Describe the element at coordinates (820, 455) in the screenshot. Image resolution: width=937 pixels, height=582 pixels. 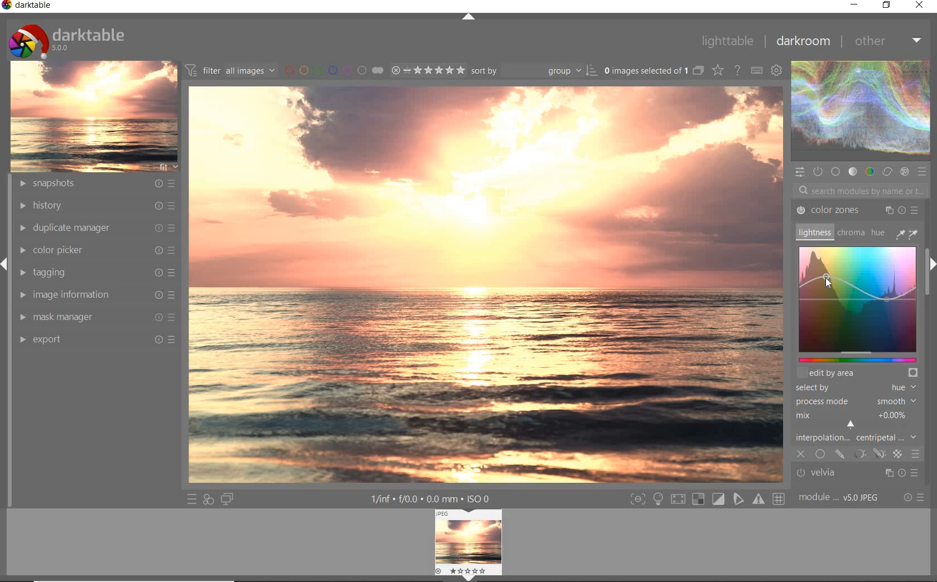
I see `UNIFORMLY` at that location.